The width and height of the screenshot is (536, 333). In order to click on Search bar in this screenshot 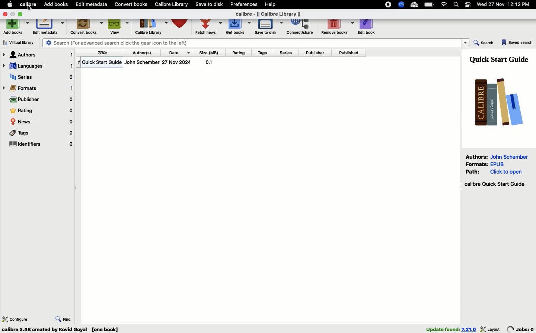, I will do `click(457, 5)`.